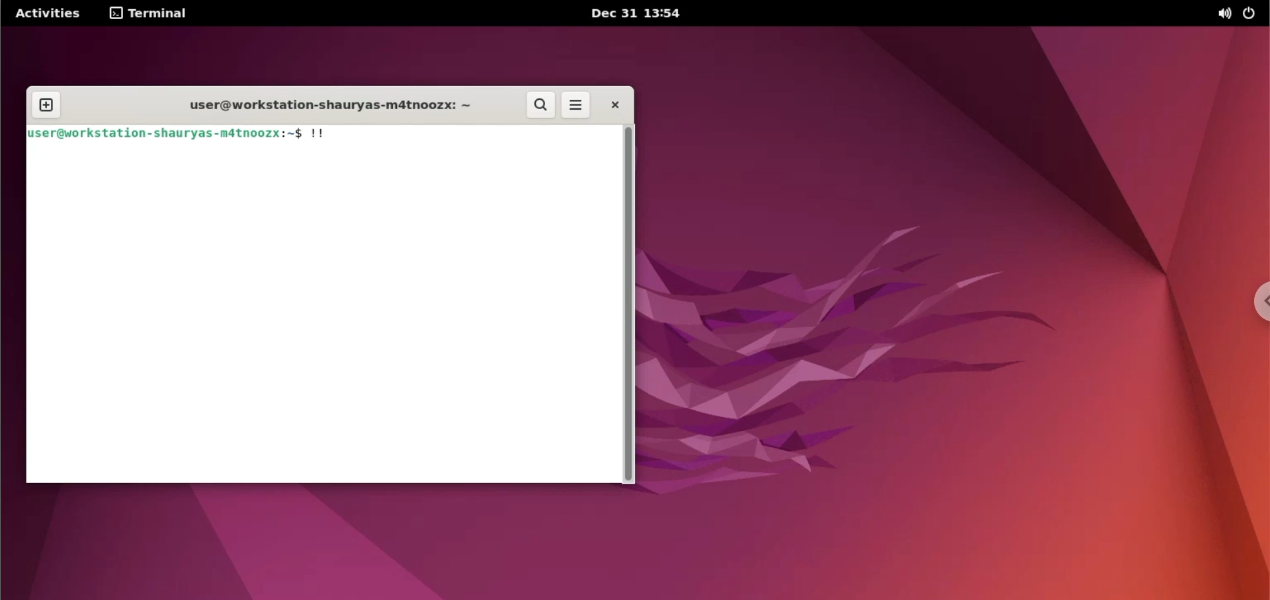 This screenshot has height=600, width=1270. I want to click on terminal, so click(153, 12).